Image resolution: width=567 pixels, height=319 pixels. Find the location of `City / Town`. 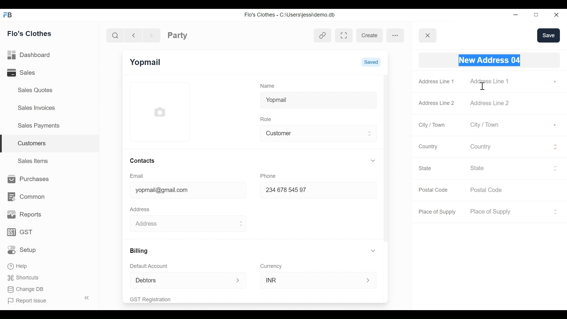

City / Town is located at coordinates (493, 125).